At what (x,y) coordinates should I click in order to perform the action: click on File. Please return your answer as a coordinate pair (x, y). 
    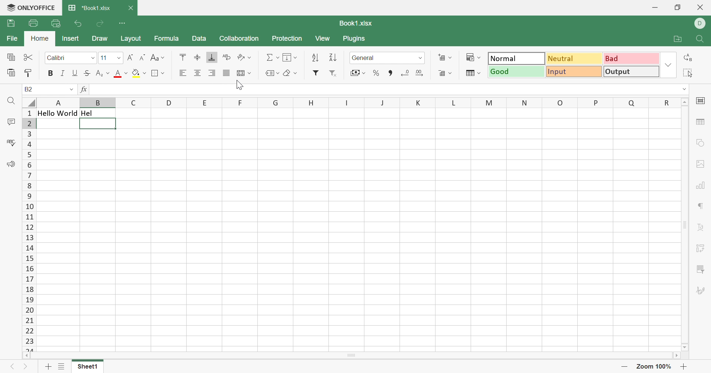
    Looking at the image, I should click on (14, 38).